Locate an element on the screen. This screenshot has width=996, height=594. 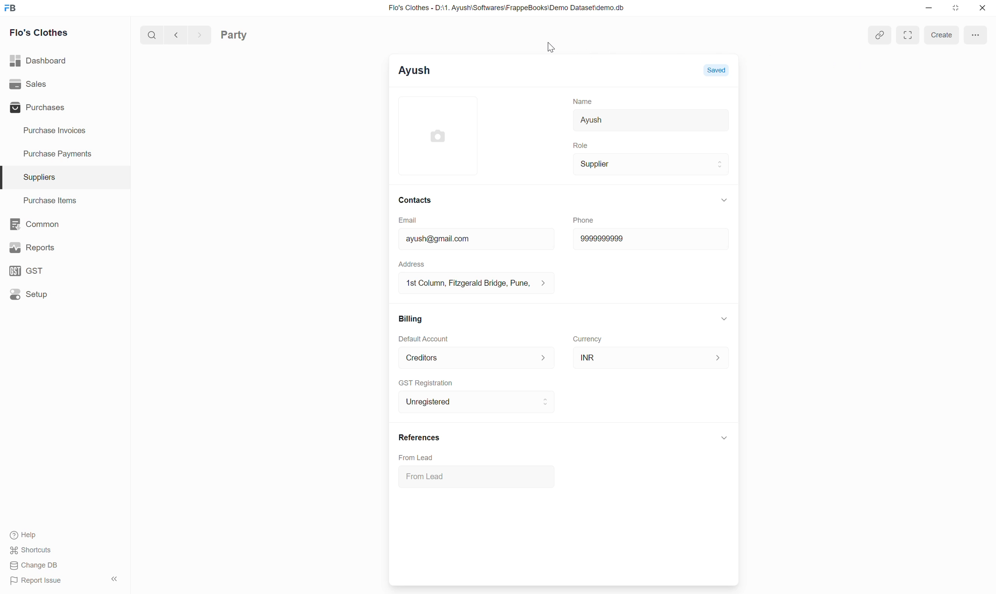
Shortcuts is located at coordinates (31, 550).